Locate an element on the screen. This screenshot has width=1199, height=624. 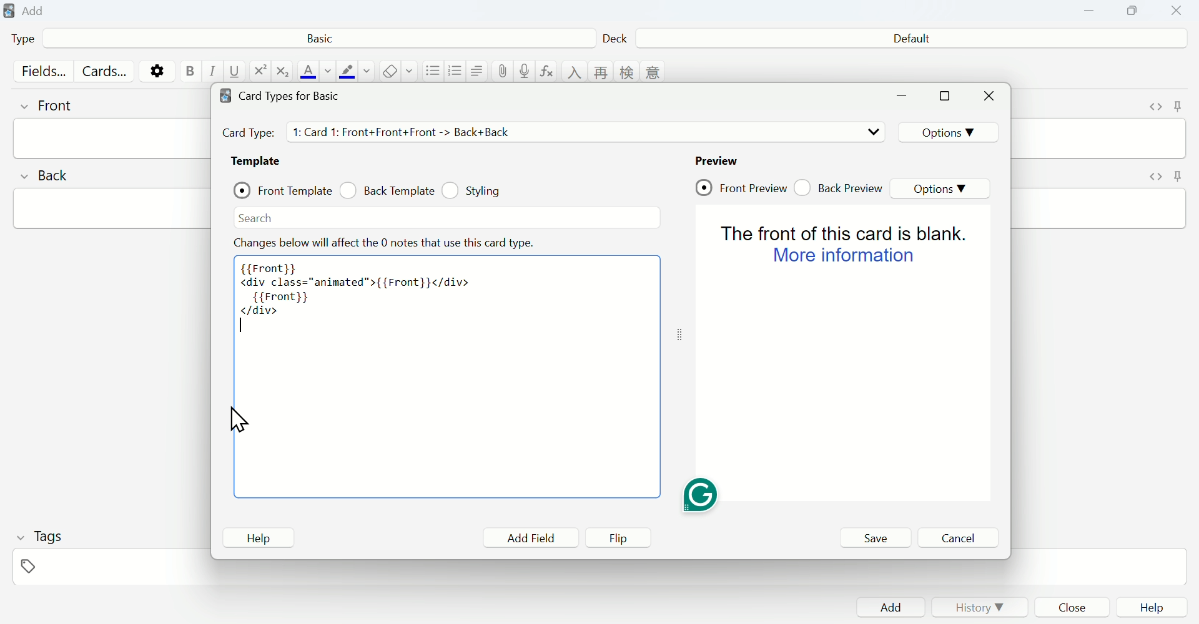
Preview page is located at coordinates (850, 344).